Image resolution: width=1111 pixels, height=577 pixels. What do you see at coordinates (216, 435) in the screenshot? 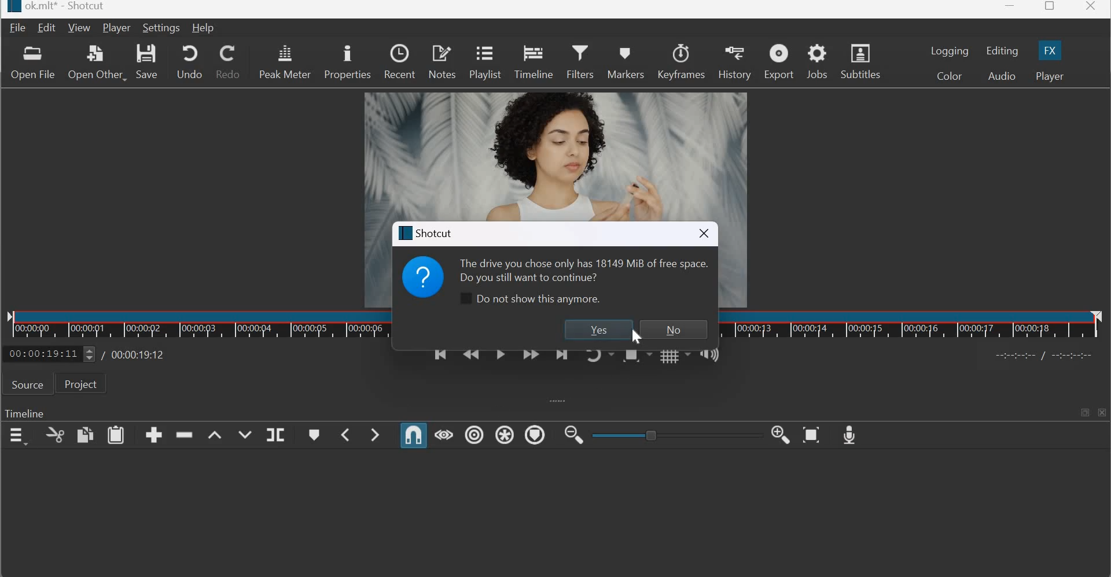
I see `lift` at bounding box center [216, 435].